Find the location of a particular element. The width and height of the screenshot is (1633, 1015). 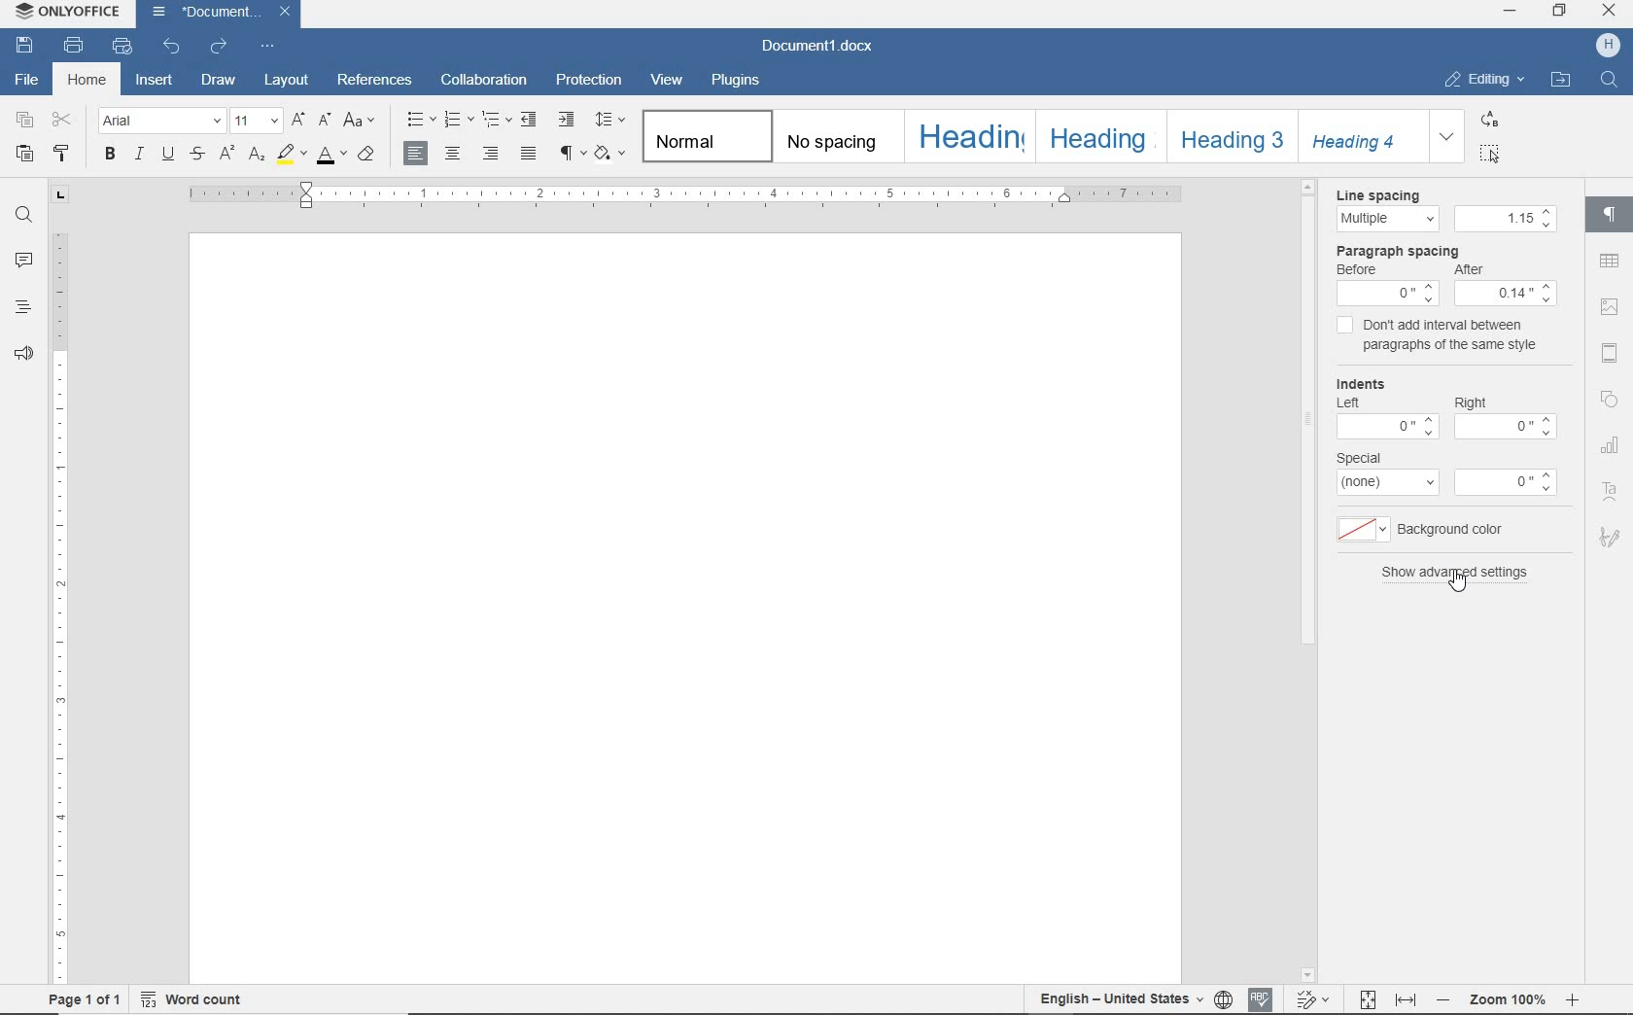

superscript is located at coordinates (226, 156).